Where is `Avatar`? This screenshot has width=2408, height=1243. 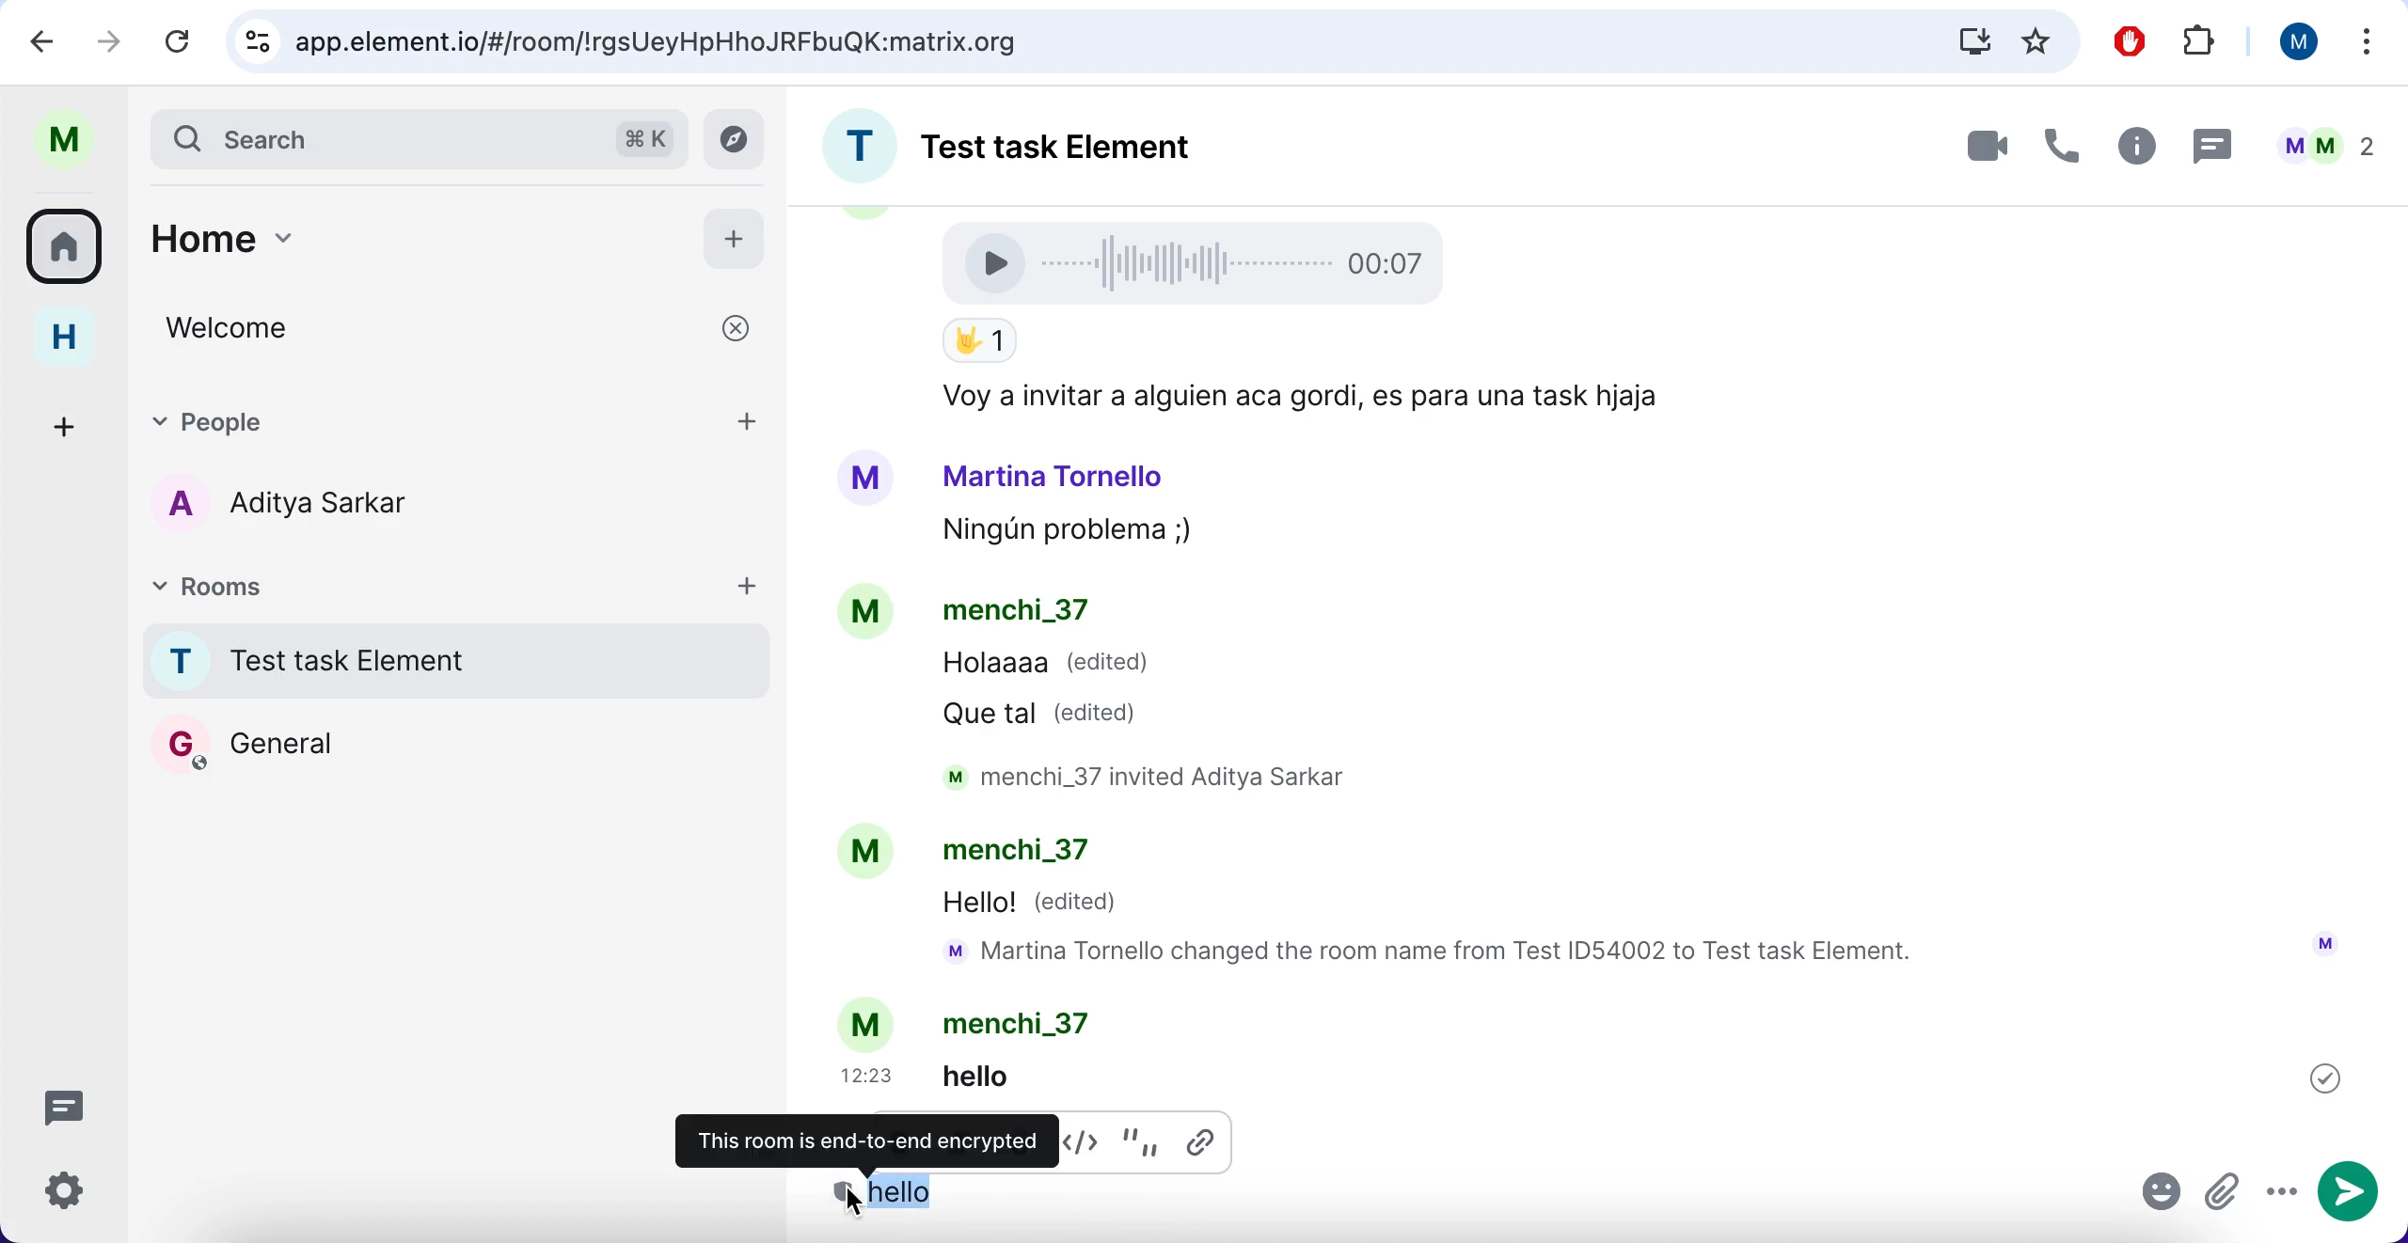
Avatar is located at coordinates (863, 853).